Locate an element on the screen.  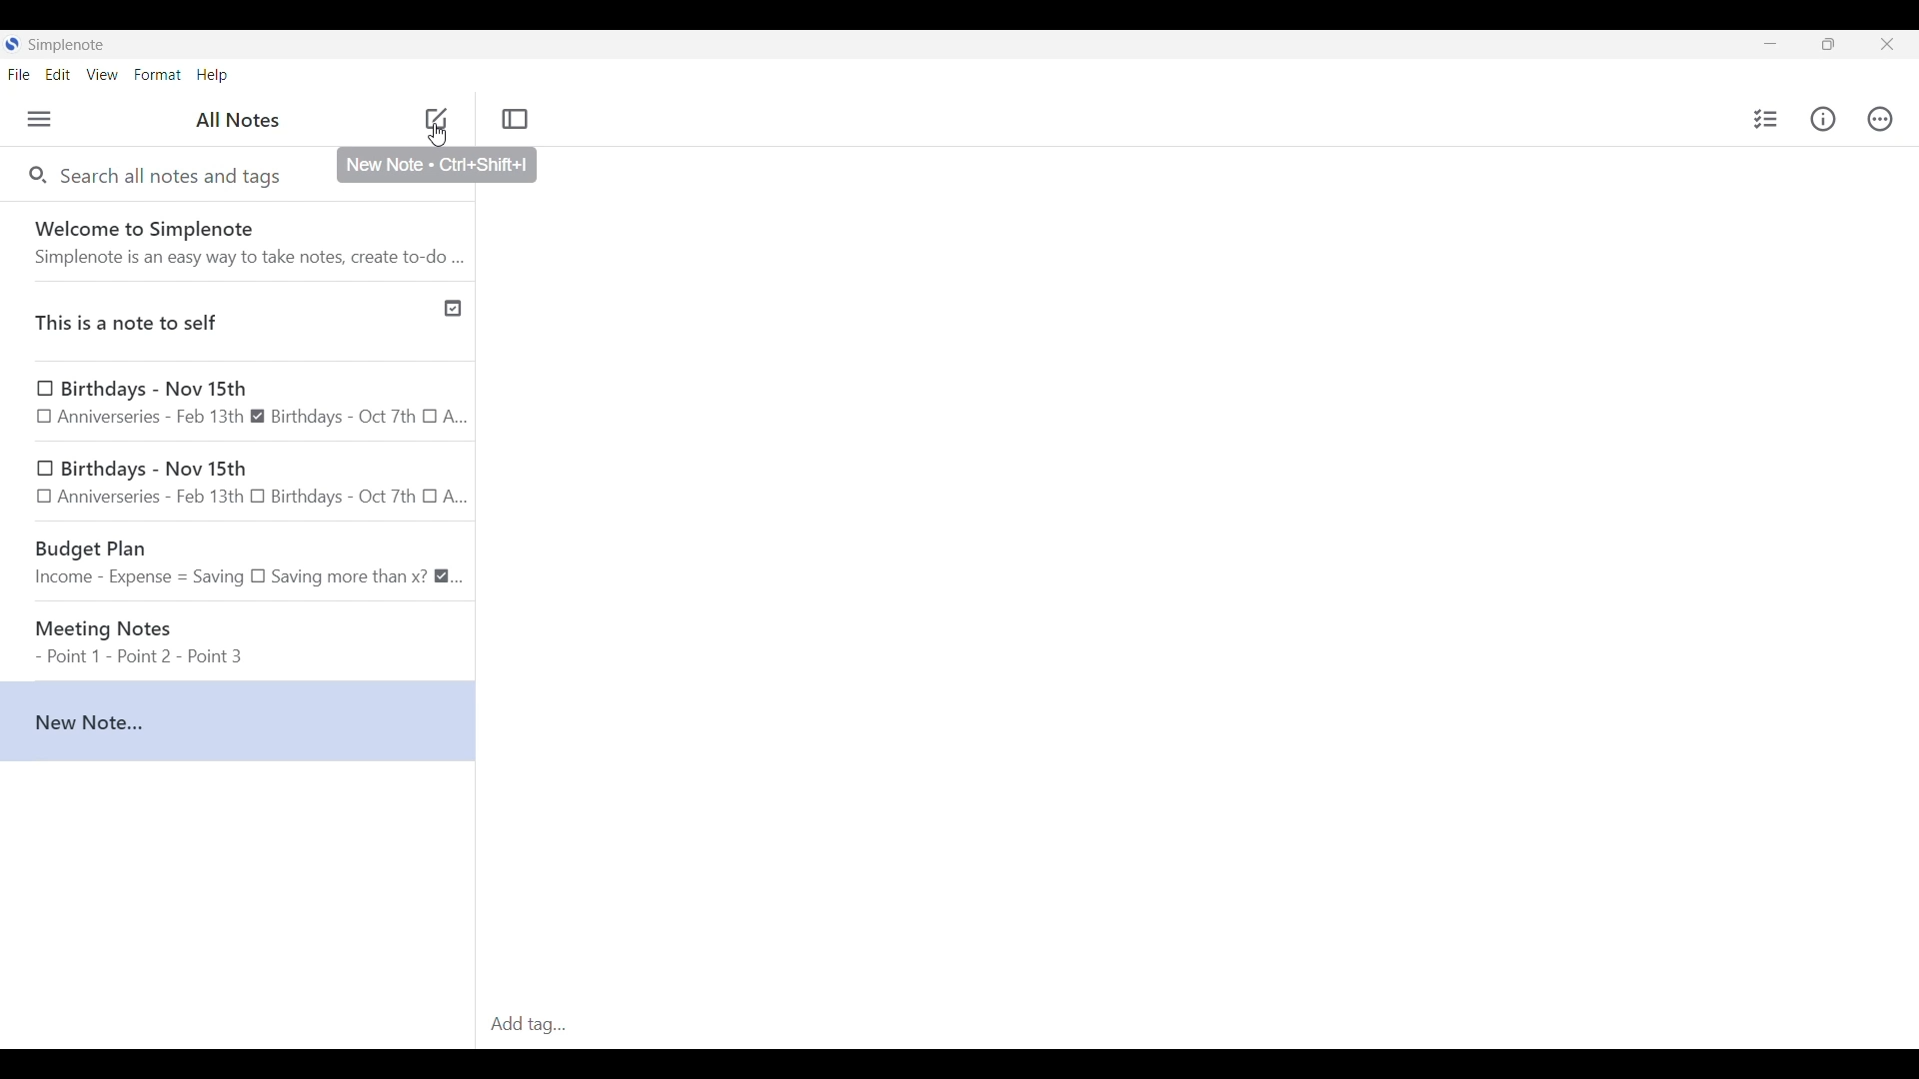
Birthdays - Nov 15th is located at coordinates (240, 482).